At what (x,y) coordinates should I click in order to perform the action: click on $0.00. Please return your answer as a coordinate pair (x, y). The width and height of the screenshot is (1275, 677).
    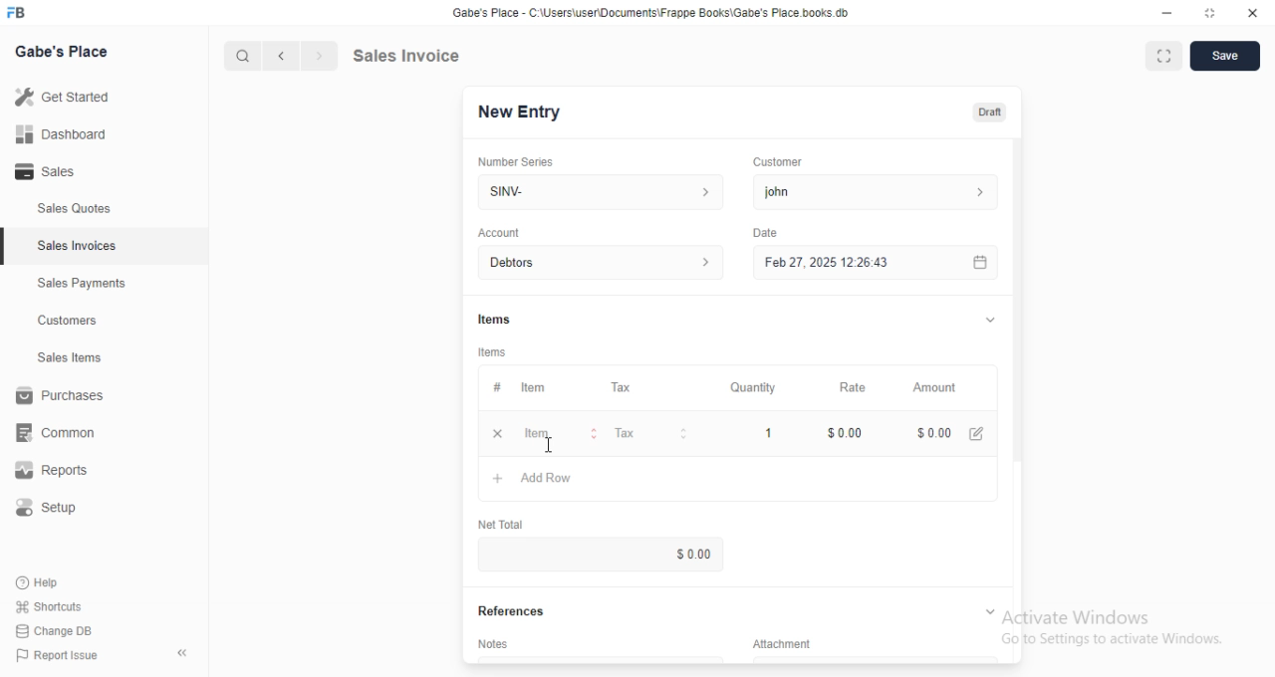
    Looking at the image, I should click on (846, 432).